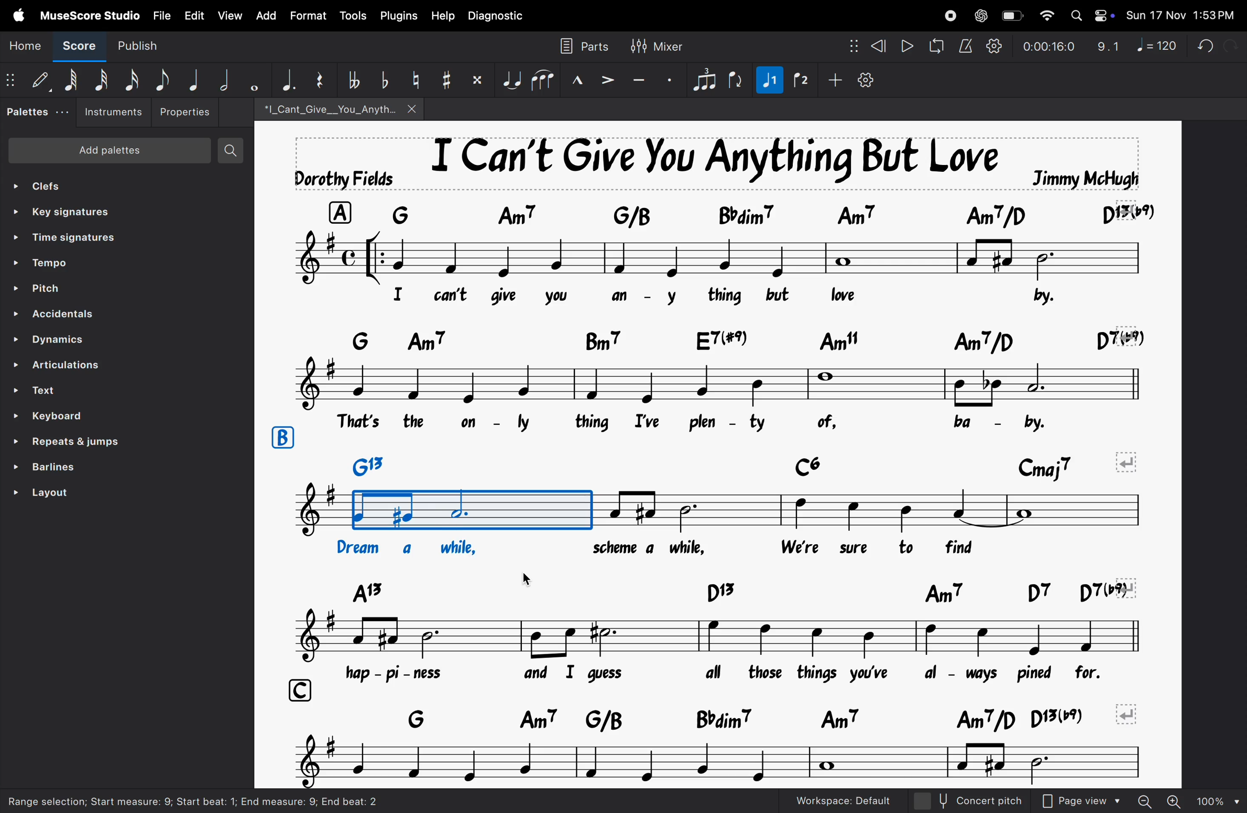  What do you see at coordinates (848, 44) in the screenshot?
I see `nodes` at bounding box center [848, 44].